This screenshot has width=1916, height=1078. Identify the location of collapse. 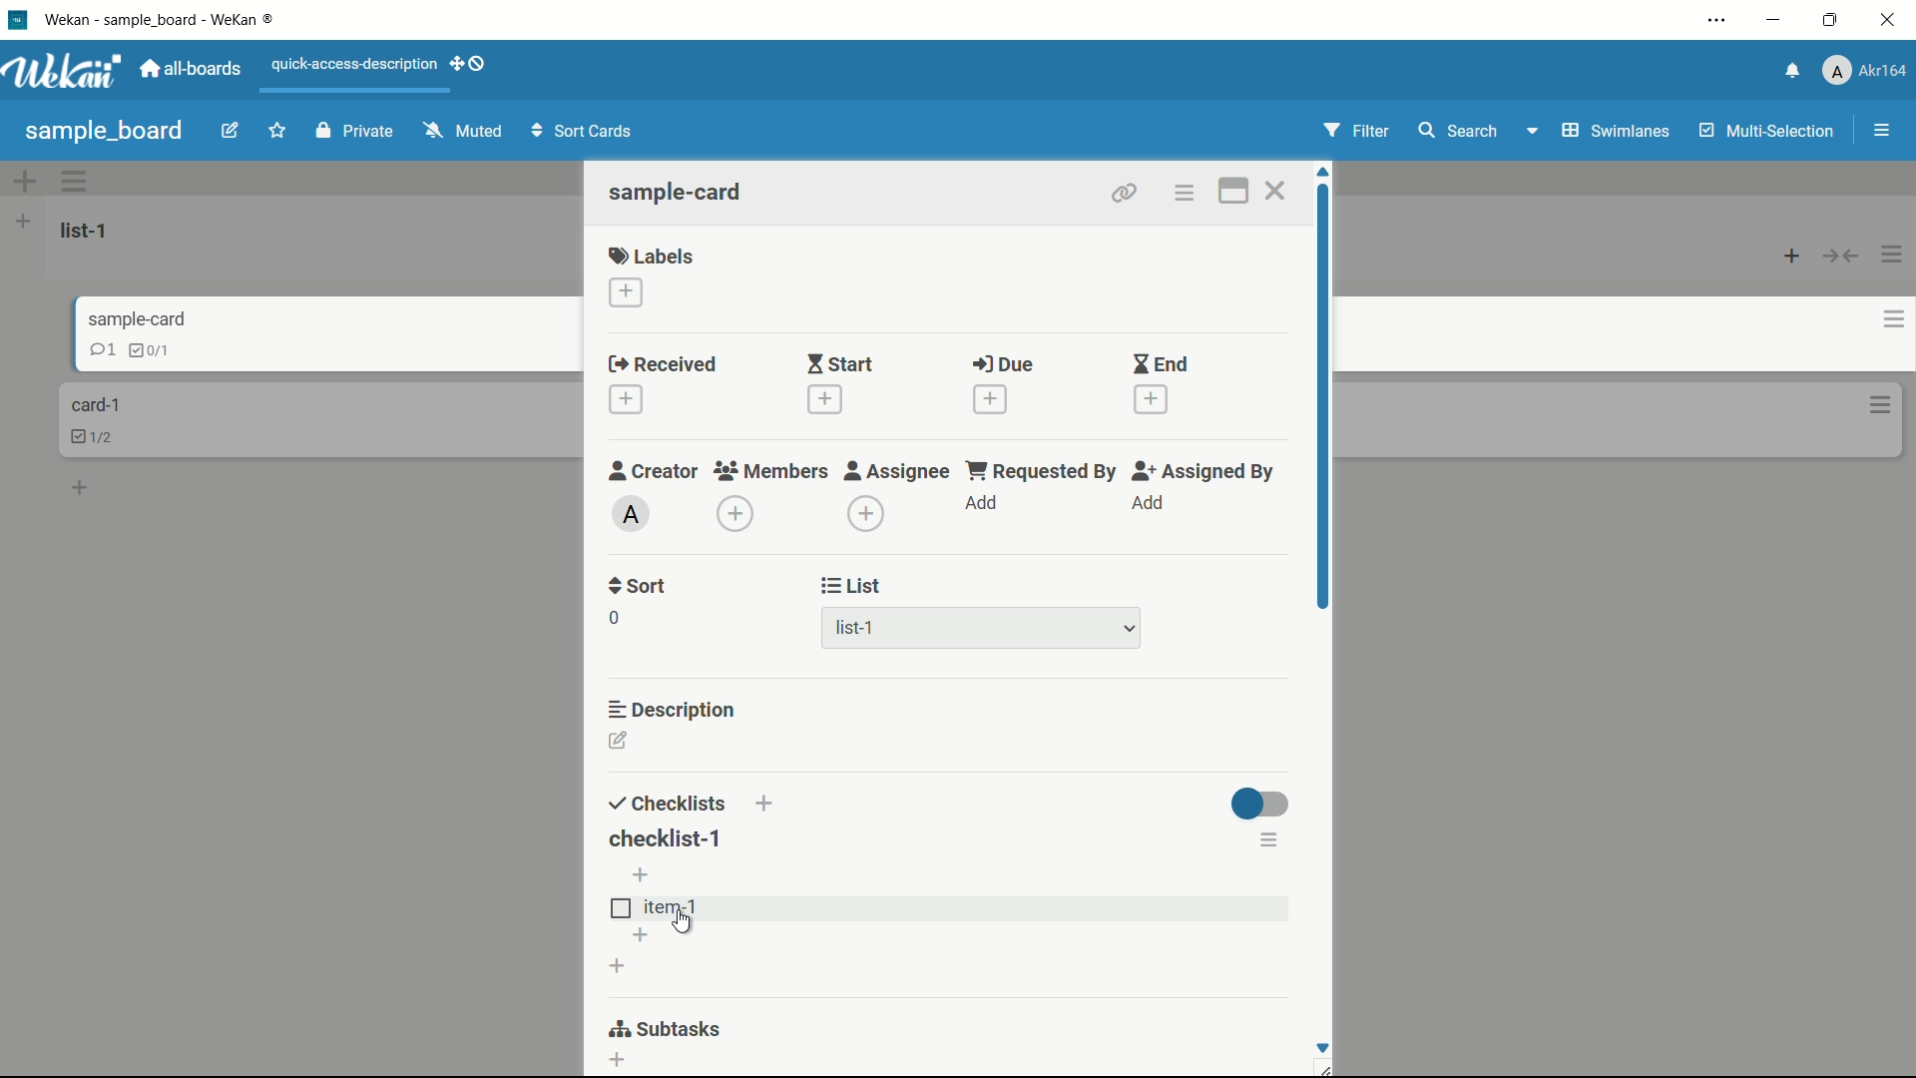
(1841, 258).